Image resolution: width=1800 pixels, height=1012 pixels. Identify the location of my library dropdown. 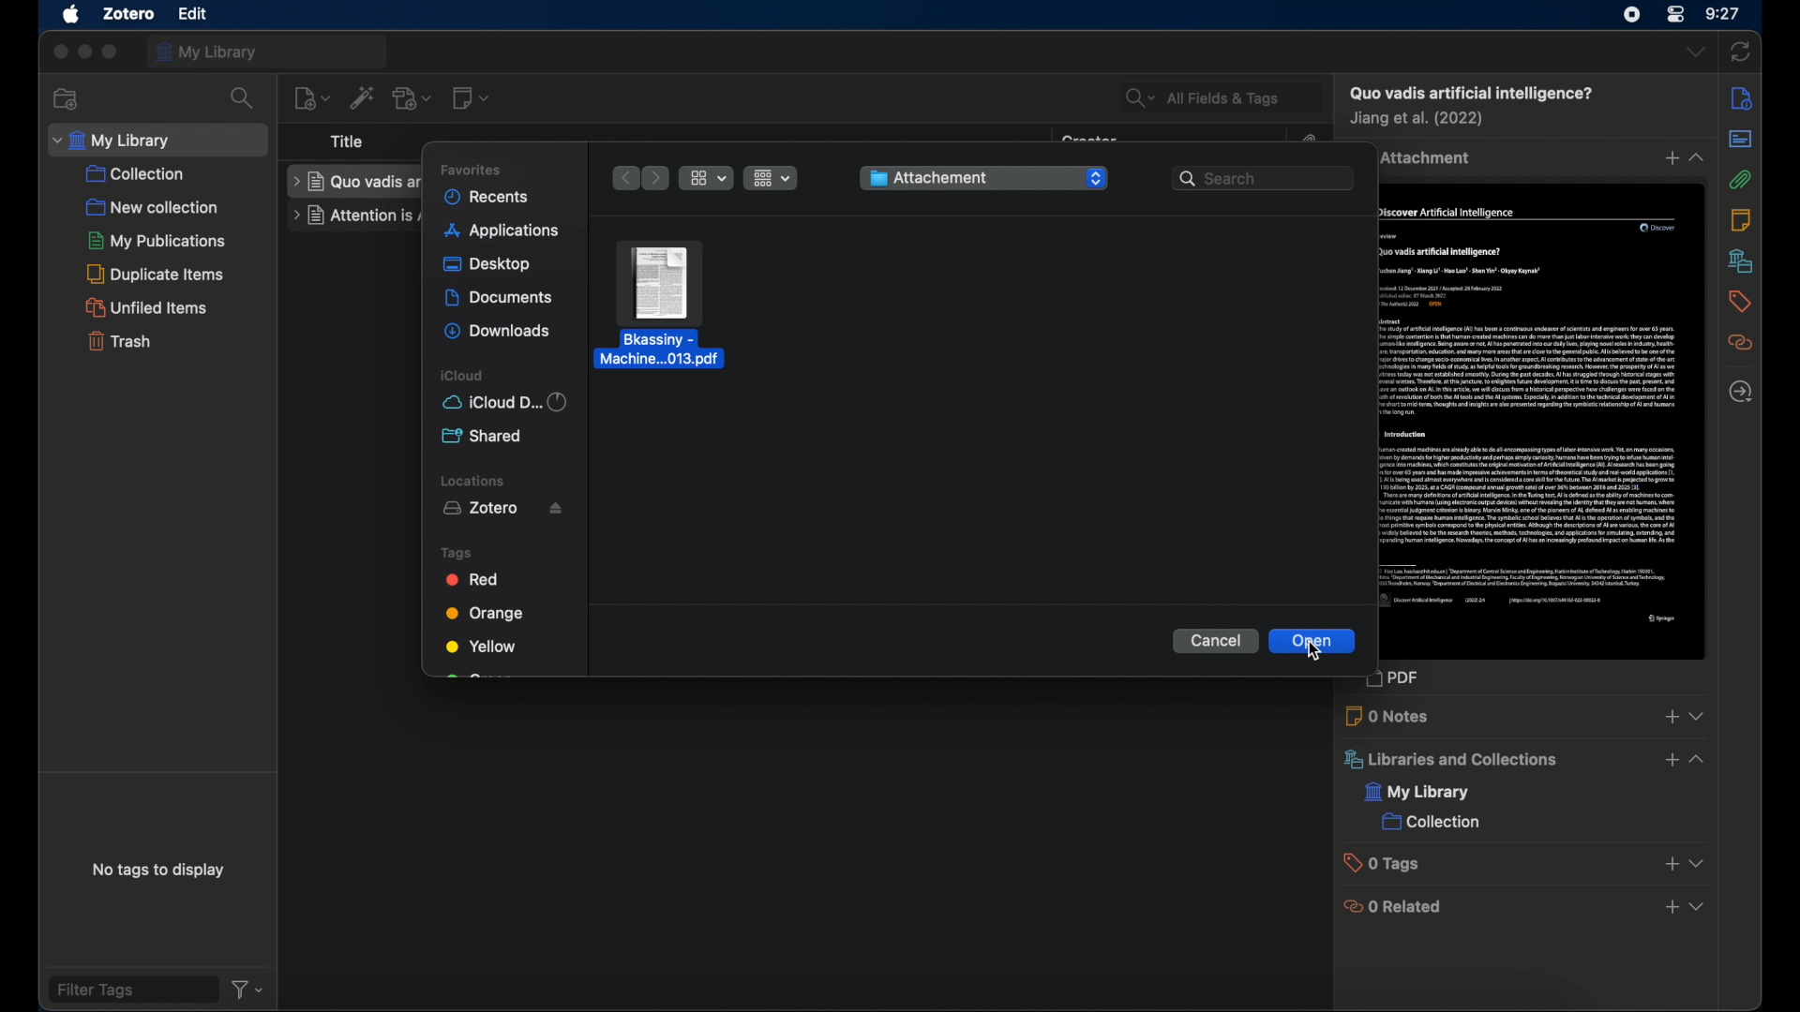
(158, 140).